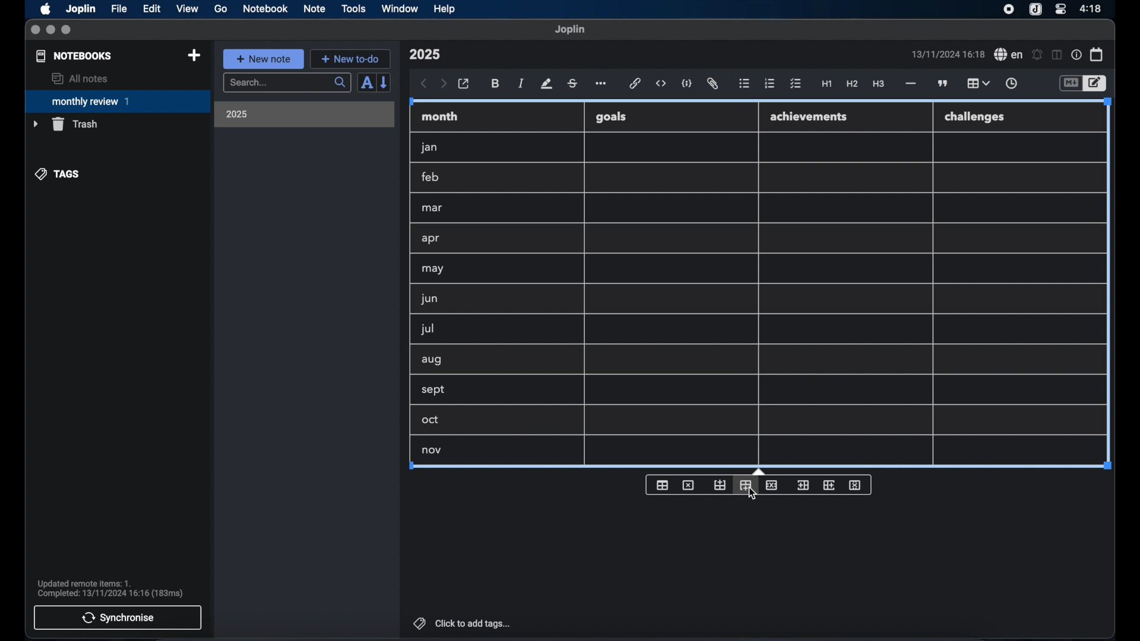 The height and width of the screenshot is (641, 1140). What do you see at coordinates (570, 29) in the screenshot?
I see `joplin` at bounding box center [570, 29].